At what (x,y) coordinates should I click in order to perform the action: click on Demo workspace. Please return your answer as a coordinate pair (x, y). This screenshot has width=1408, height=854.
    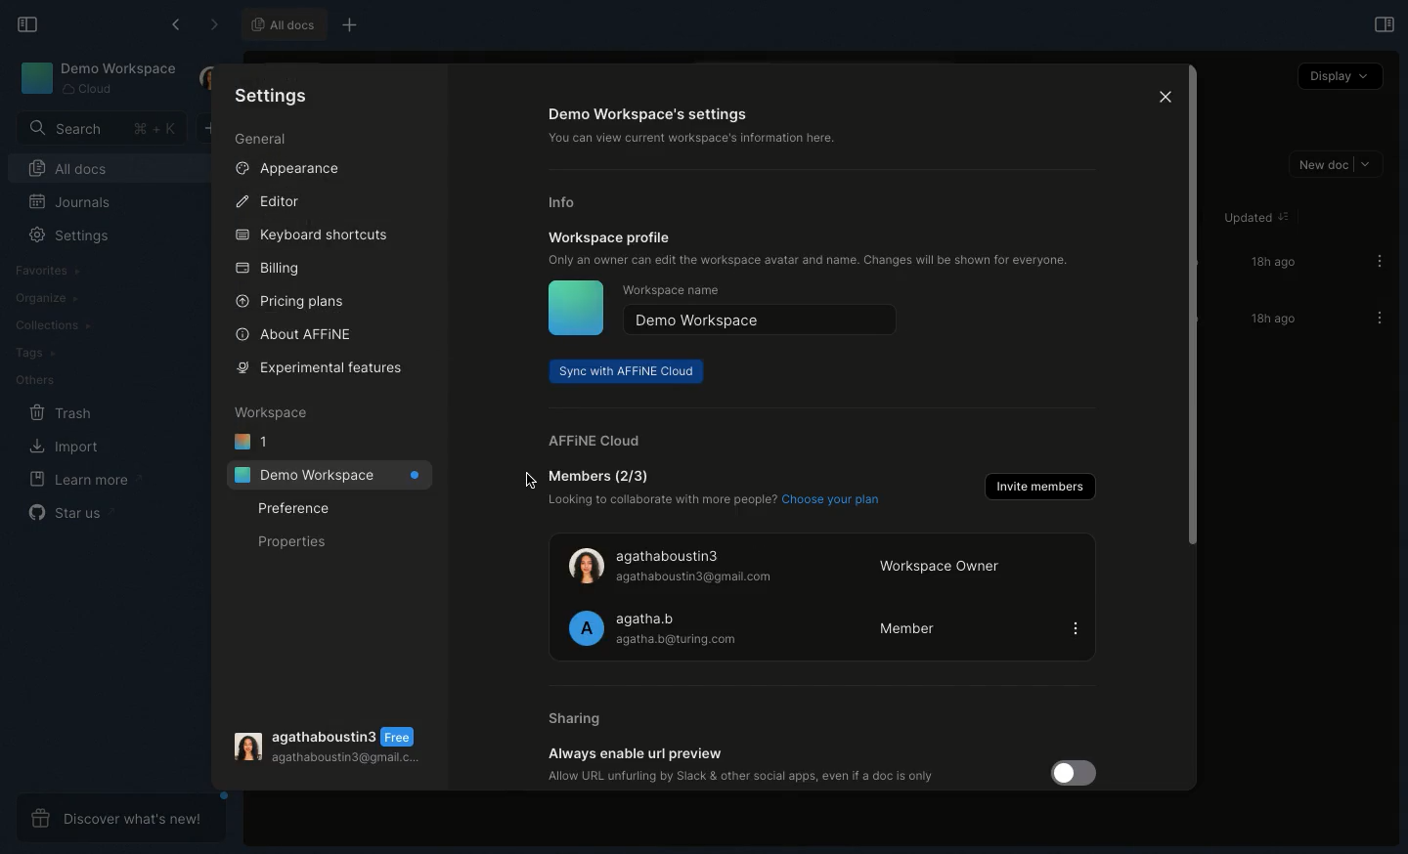
    Looking at the image, I should click on (761, 320).